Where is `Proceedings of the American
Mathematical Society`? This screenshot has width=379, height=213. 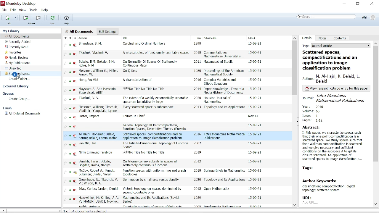
Proceedings of the American
Mathematical Society is located at coordinates (224, 73).